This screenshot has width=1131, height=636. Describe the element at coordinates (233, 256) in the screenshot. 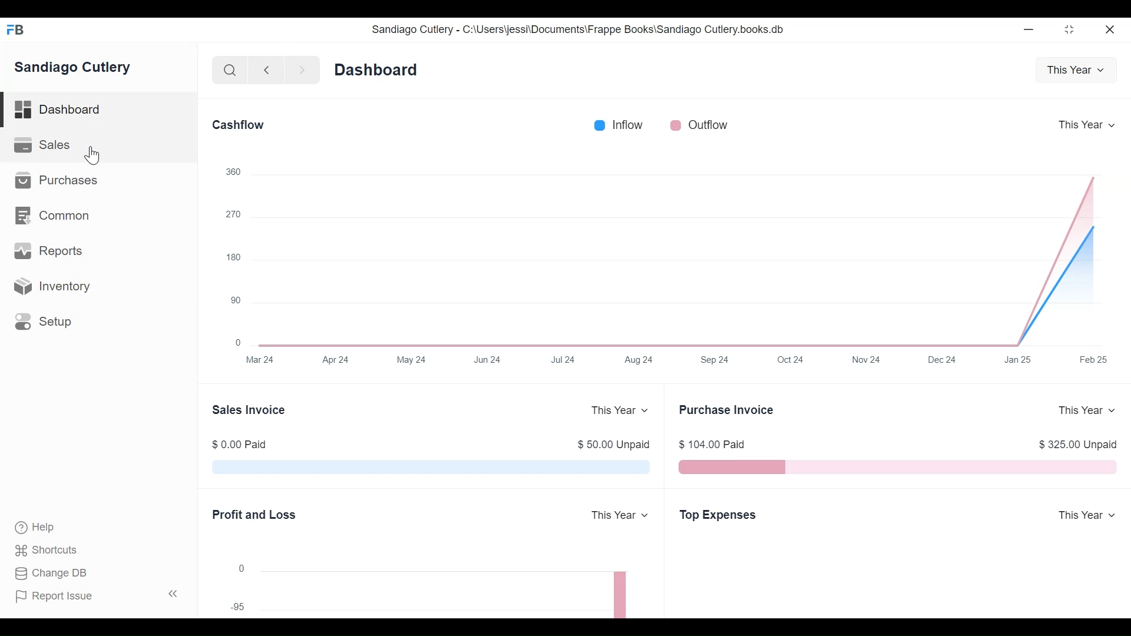

I see `180` at that location.